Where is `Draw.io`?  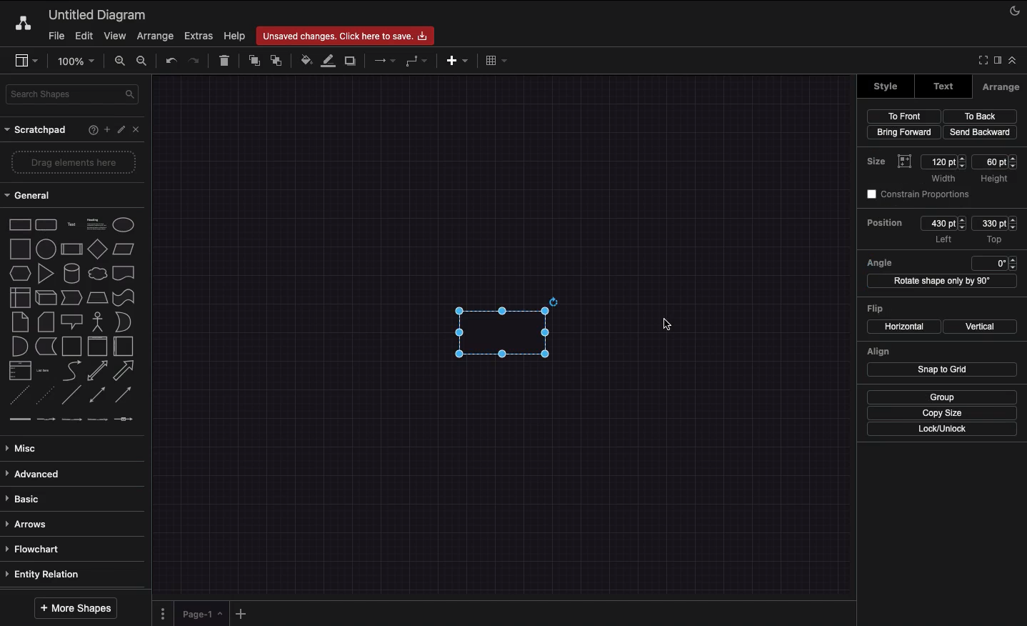
Draw.io is located at coordinates (21, 26).